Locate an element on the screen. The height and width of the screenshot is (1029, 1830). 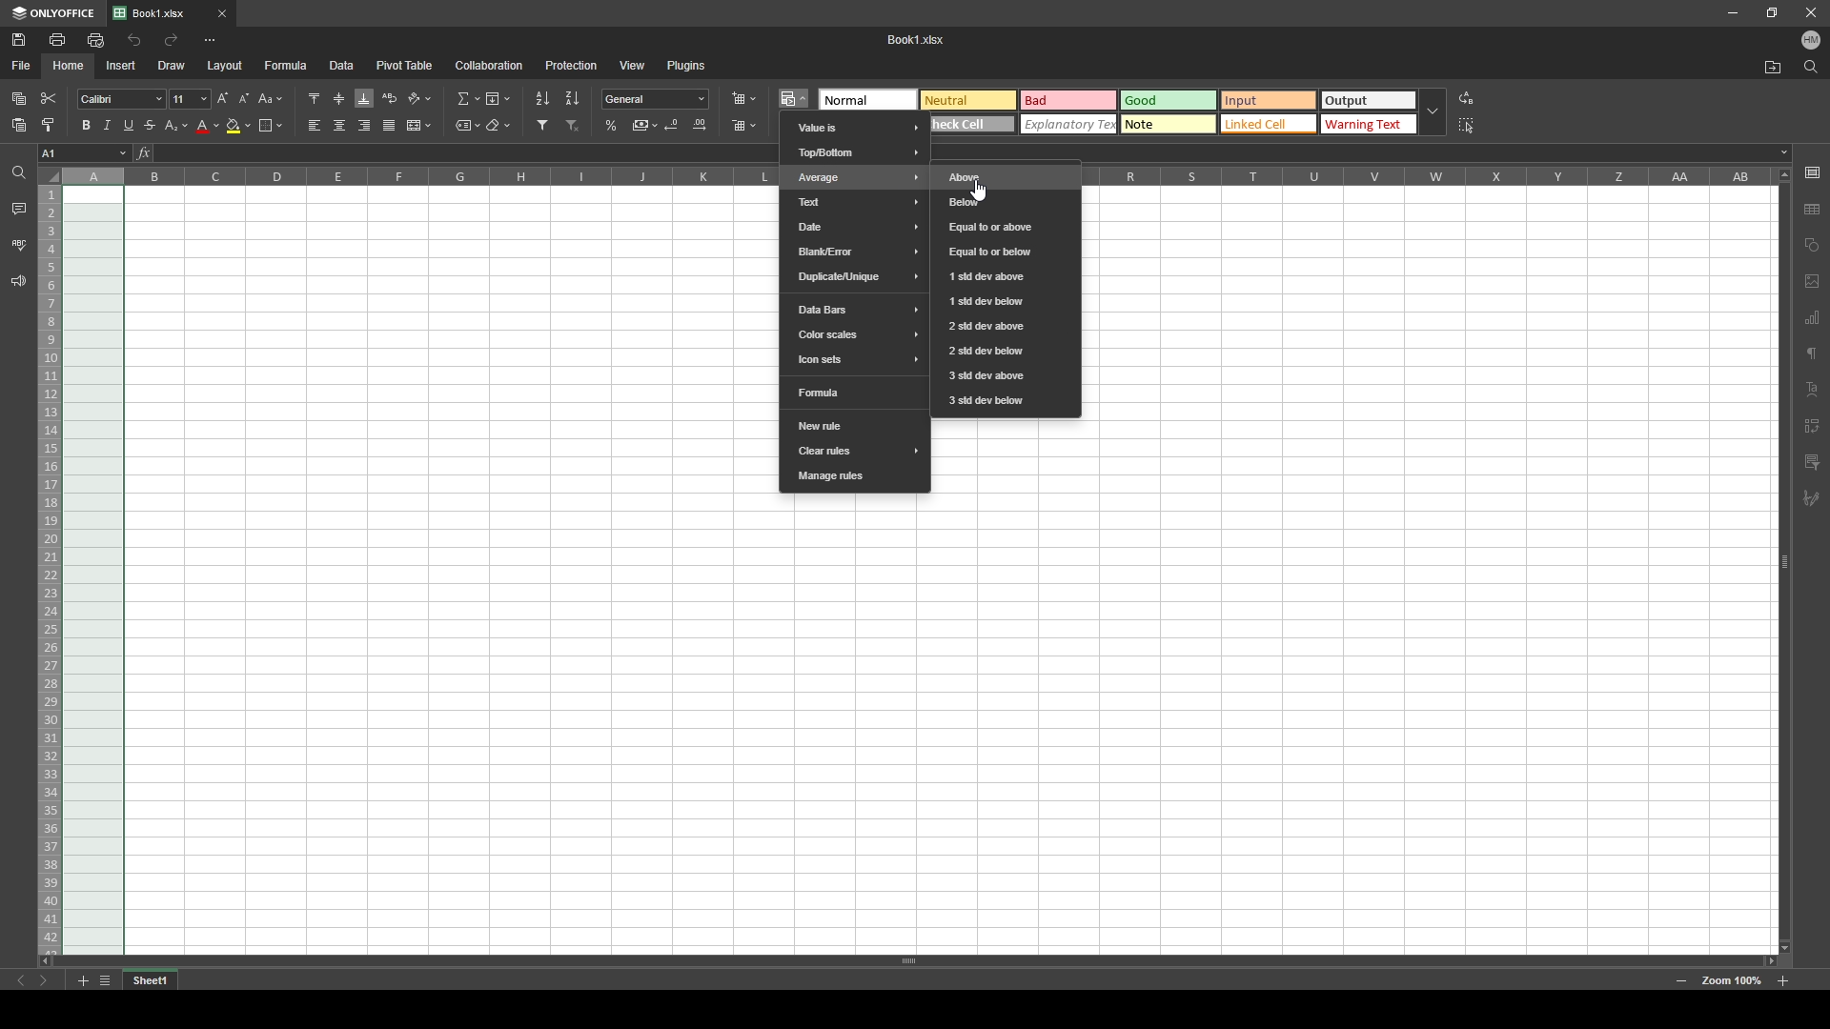
clear rules is located at coordinates (856, 453).